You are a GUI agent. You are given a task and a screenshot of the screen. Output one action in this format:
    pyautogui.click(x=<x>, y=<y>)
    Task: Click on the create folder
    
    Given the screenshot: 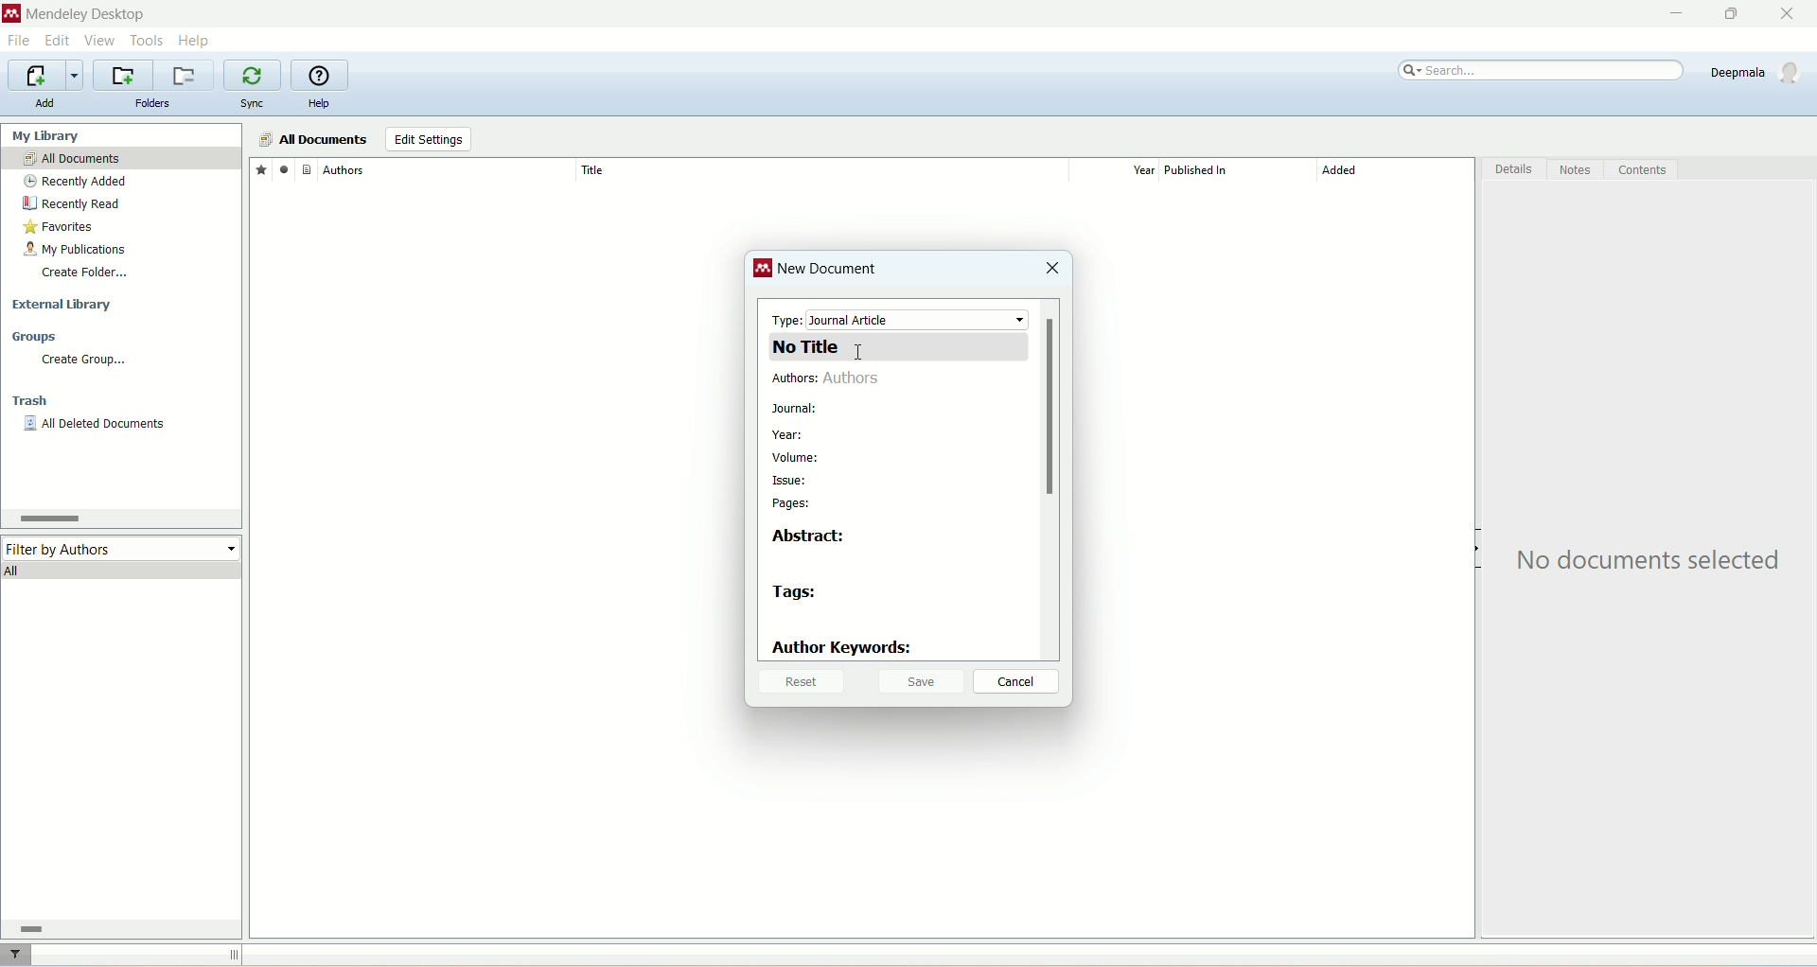 What is the action you would take?
    pyautogui.click(x=84, y=272)
    